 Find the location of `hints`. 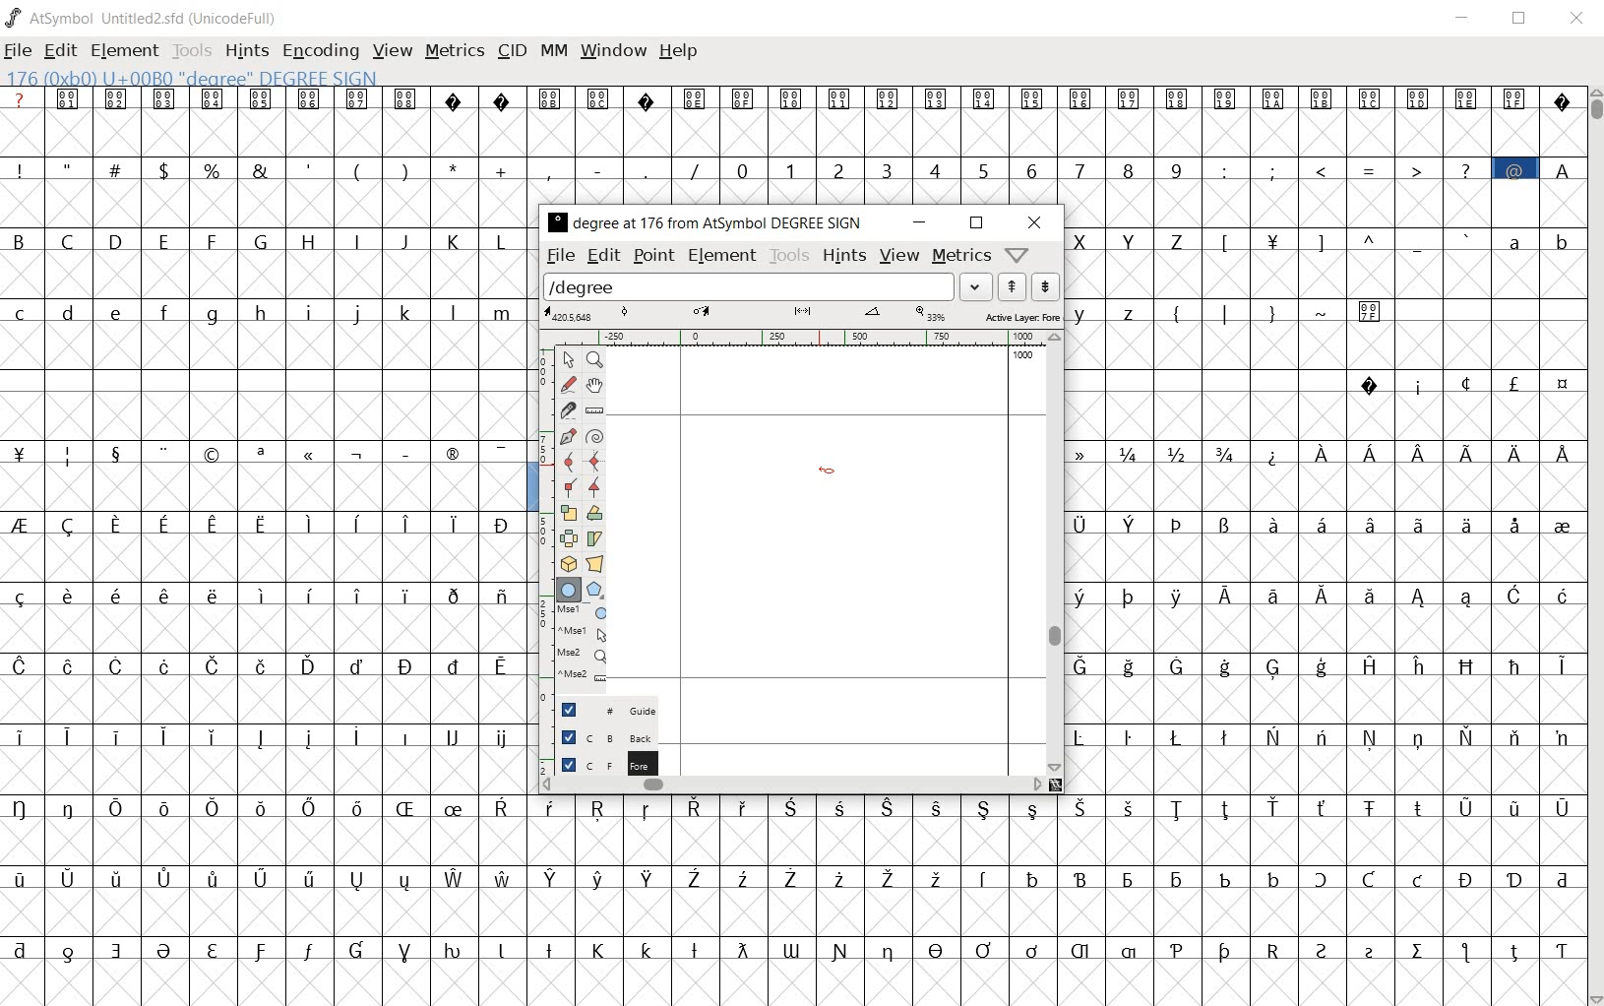

hints is located at coordinates (844, 256).